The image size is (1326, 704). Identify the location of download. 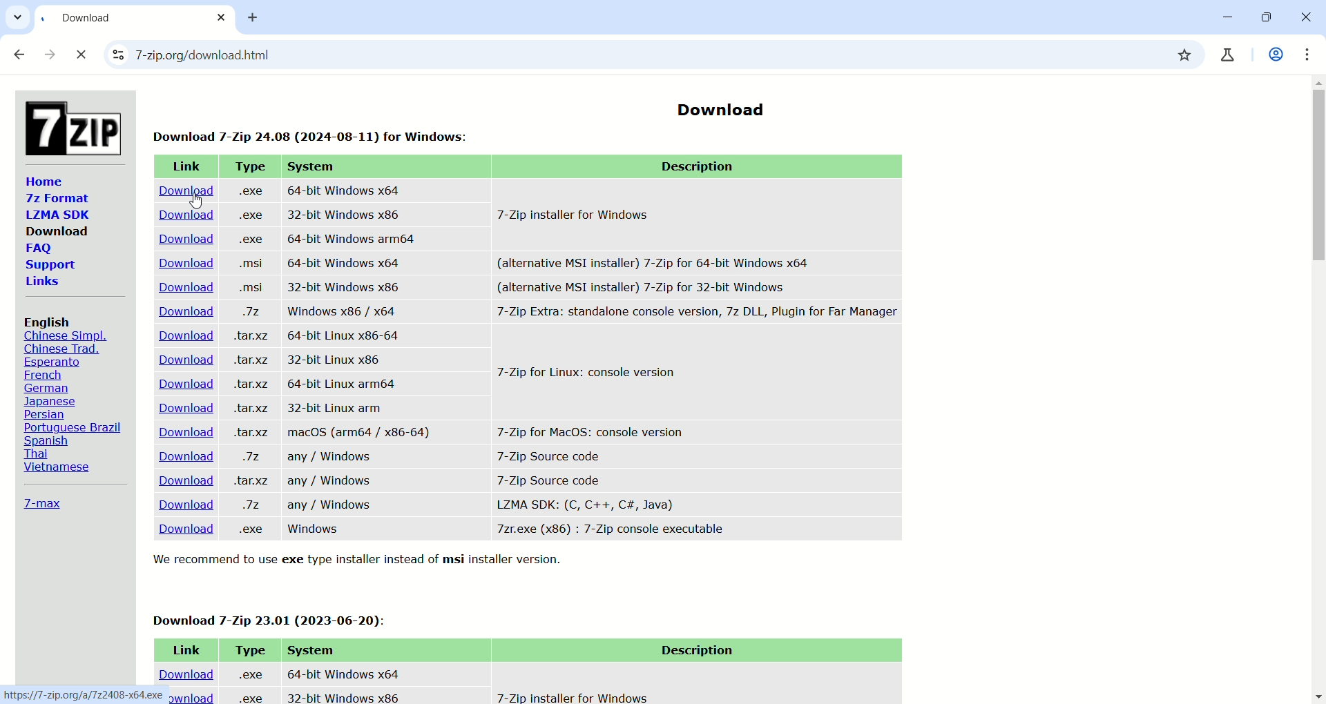
(193, 696).